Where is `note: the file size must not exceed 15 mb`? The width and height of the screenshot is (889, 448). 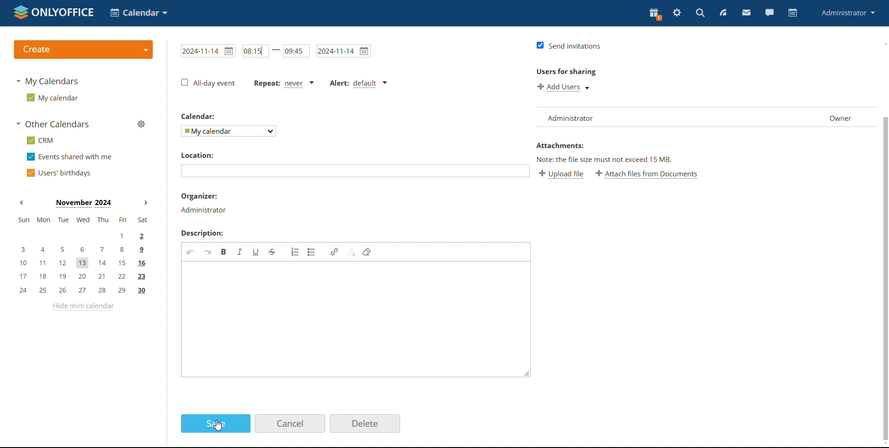 note: the file size must not exceed 15 mb is located at coordinates (603, 159).